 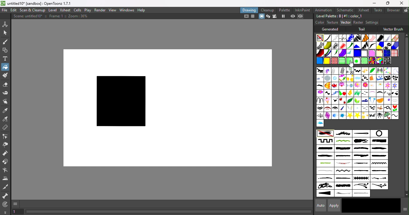 What do you see at coordinates (342, 93) in the screenshot?
I see `fruit` at bounding box center [342, 93].